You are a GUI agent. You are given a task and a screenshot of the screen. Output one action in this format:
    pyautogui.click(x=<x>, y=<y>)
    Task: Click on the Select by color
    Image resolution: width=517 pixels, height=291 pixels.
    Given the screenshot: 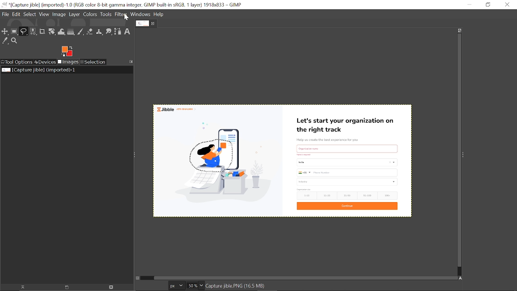 What is the action you would take?
    pyautogui.click(x=33, y=32)
    